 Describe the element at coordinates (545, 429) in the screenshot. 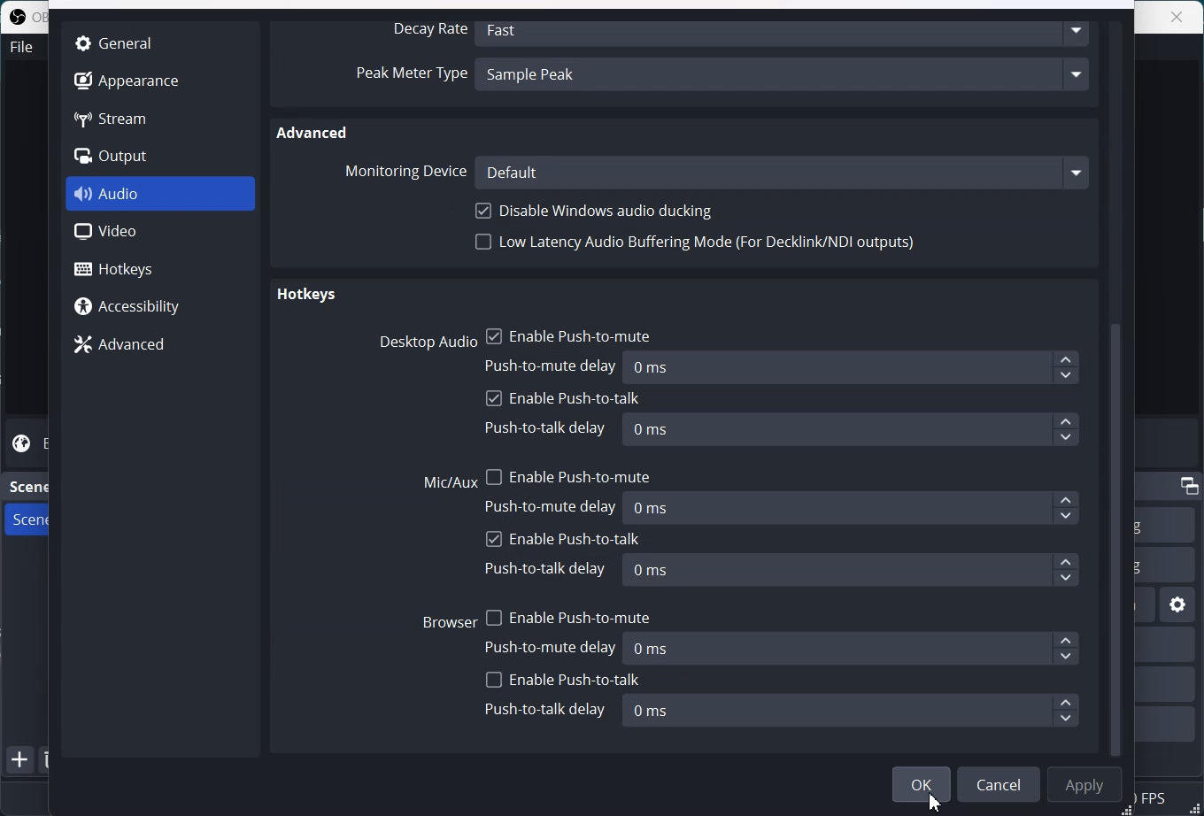

I see `Push-to-talk delay` at that location.